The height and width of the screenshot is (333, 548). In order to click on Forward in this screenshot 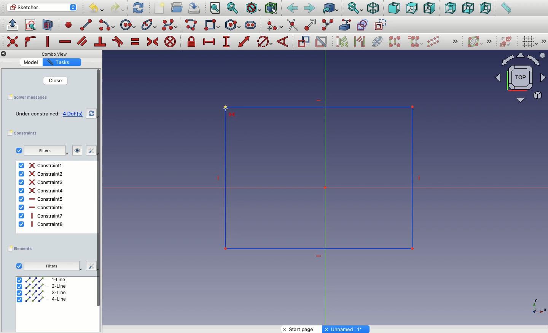, I will do `click(310, 8)`.